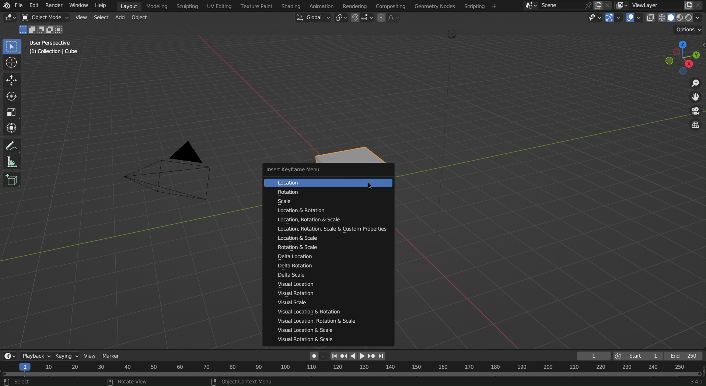 This screenshot has width=706, height=386. Describe the element at coordinates (674, 58) in the screenshot. I see `Viewpoint` at that location.